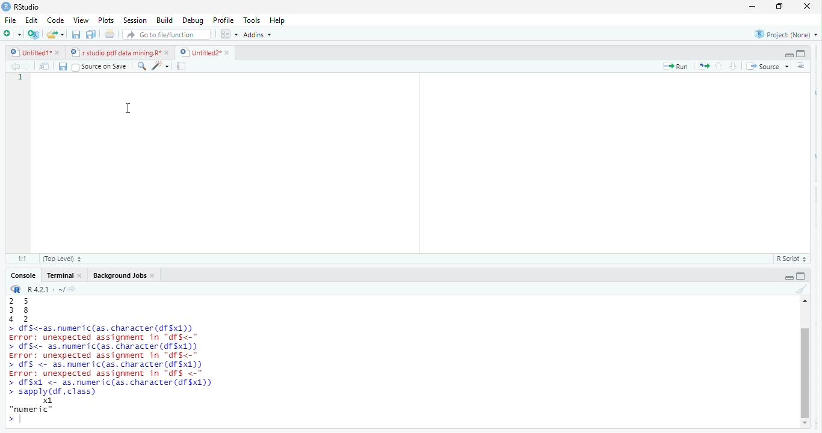 This screenshot has width=822, height=433. Describe the element at coordinates (119, 276) in the screenshot. I see `‘Background Jobs` at that location.